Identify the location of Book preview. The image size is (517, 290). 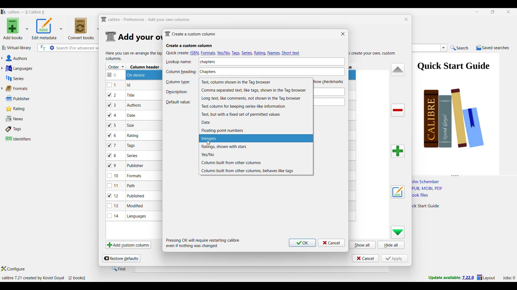
(463, 112).